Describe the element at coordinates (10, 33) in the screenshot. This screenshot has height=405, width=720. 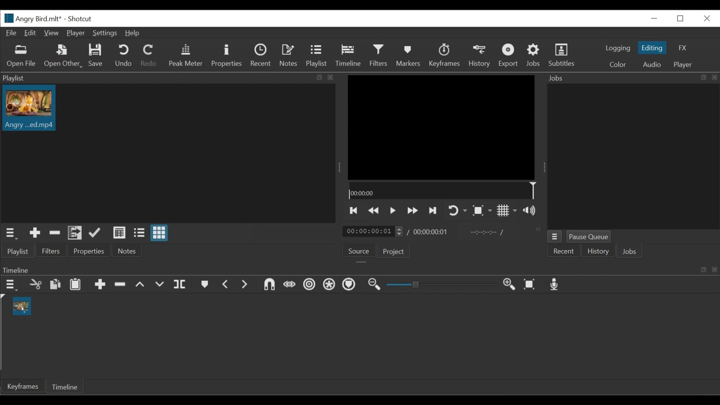
I see `File` at that location.